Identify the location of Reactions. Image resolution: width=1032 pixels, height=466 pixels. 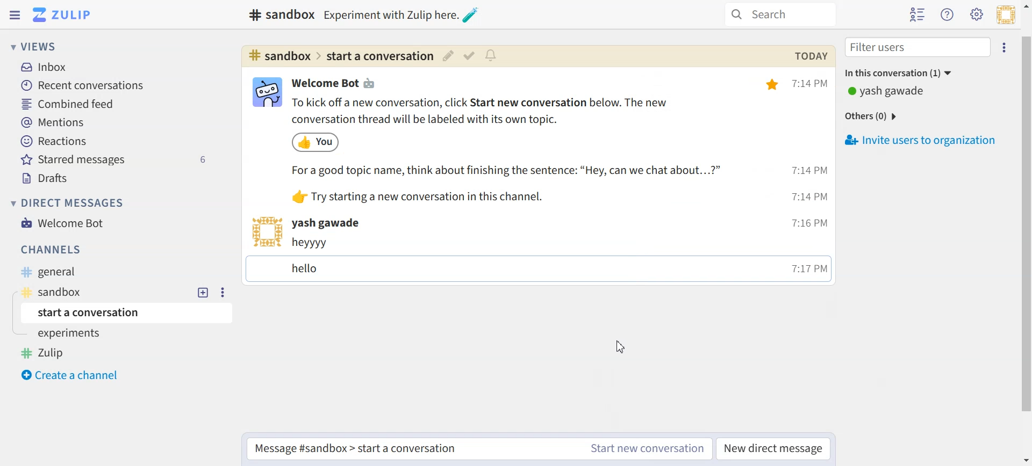
(55, 141).